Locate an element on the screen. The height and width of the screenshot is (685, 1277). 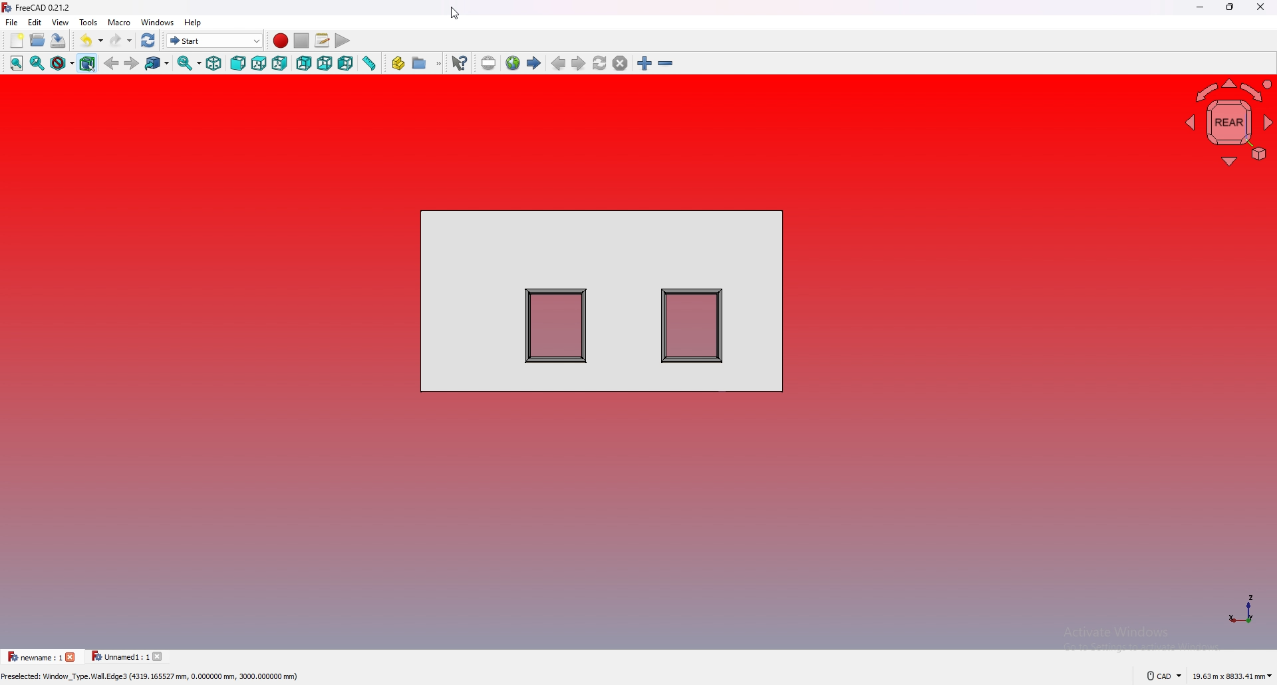
front is located at coordinates (239, 63).